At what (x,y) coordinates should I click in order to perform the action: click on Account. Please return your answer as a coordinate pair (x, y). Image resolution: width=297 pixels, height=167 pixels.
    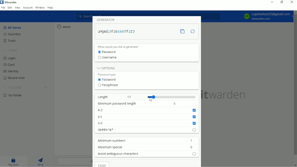
    Looking at the image, I should click on (27, 8).